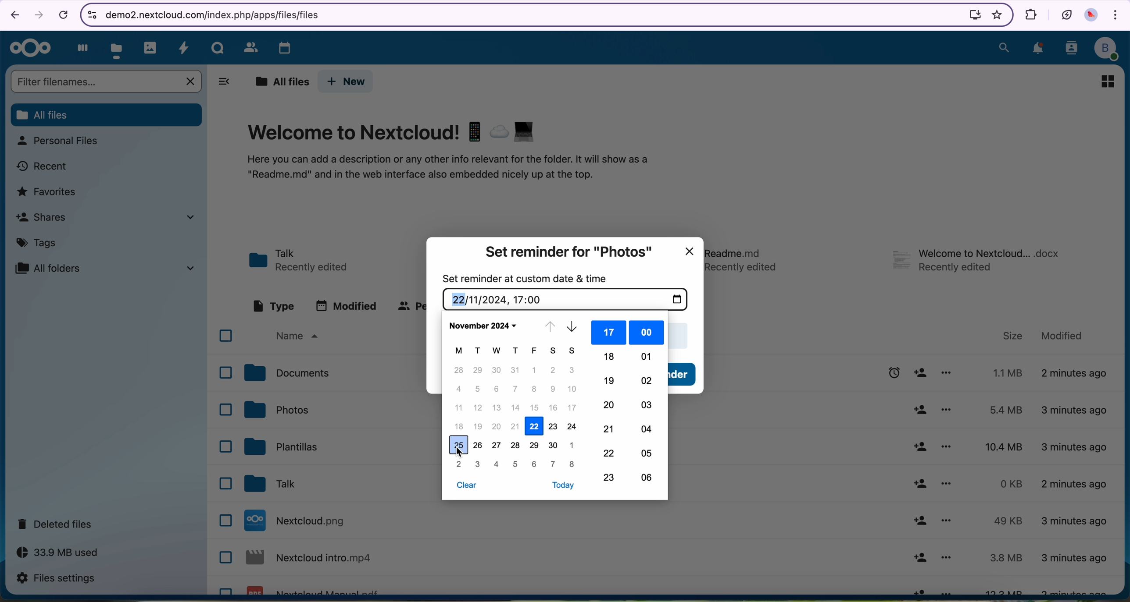 This screenshot has width=1130, height=602. Describe the element at coordinates (534, 408) in the screenshot. I see `15` at that location.